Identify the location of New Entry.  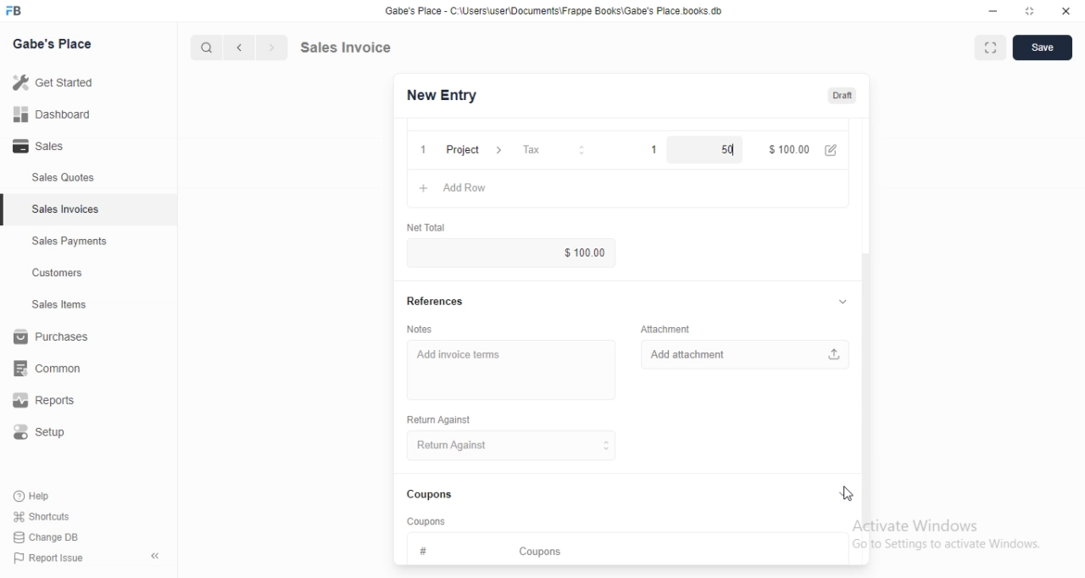
(448, 95).